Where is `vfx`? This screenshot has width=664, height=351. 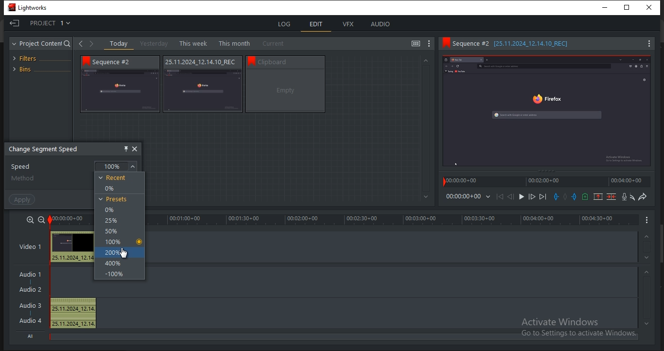 vfx is located at coordinates (349, 25).